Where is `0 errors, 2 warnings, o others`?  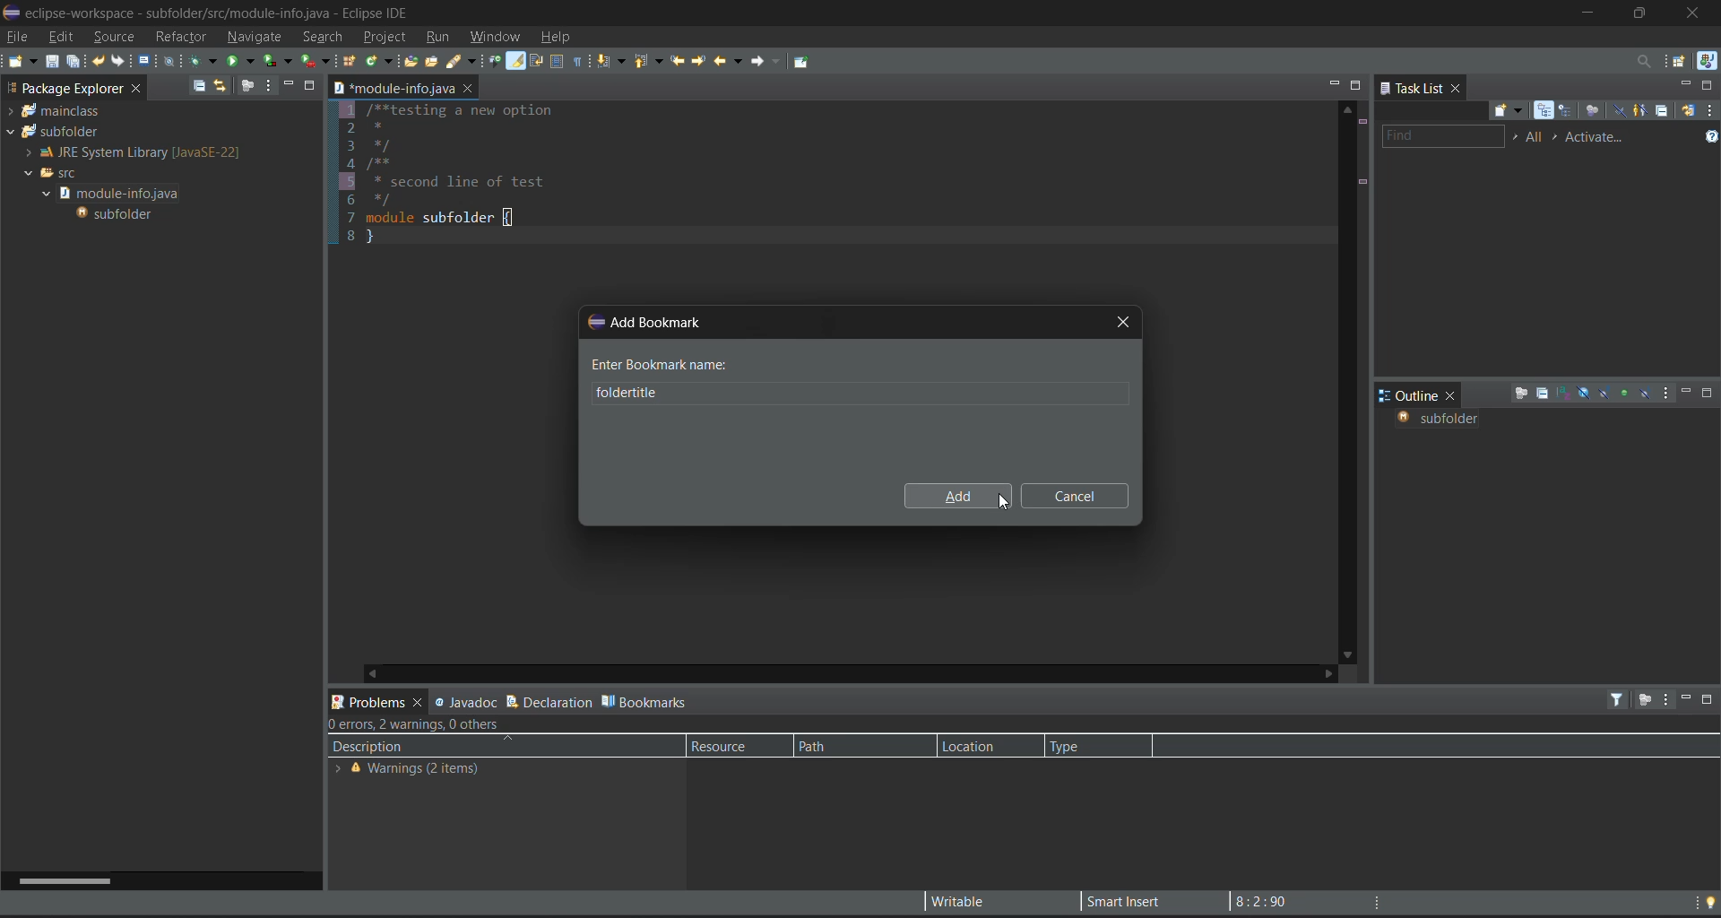
0 errors, 2 warnings, o others is located at coordinates (426, 723).